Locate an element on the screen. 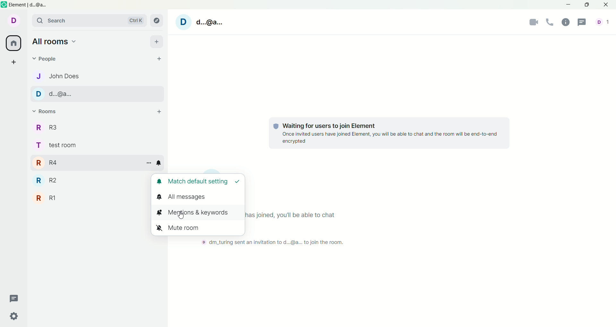 This screenshot has width=616, height=327. d...@a..., chat 2 is located at coordinates (97, 94).